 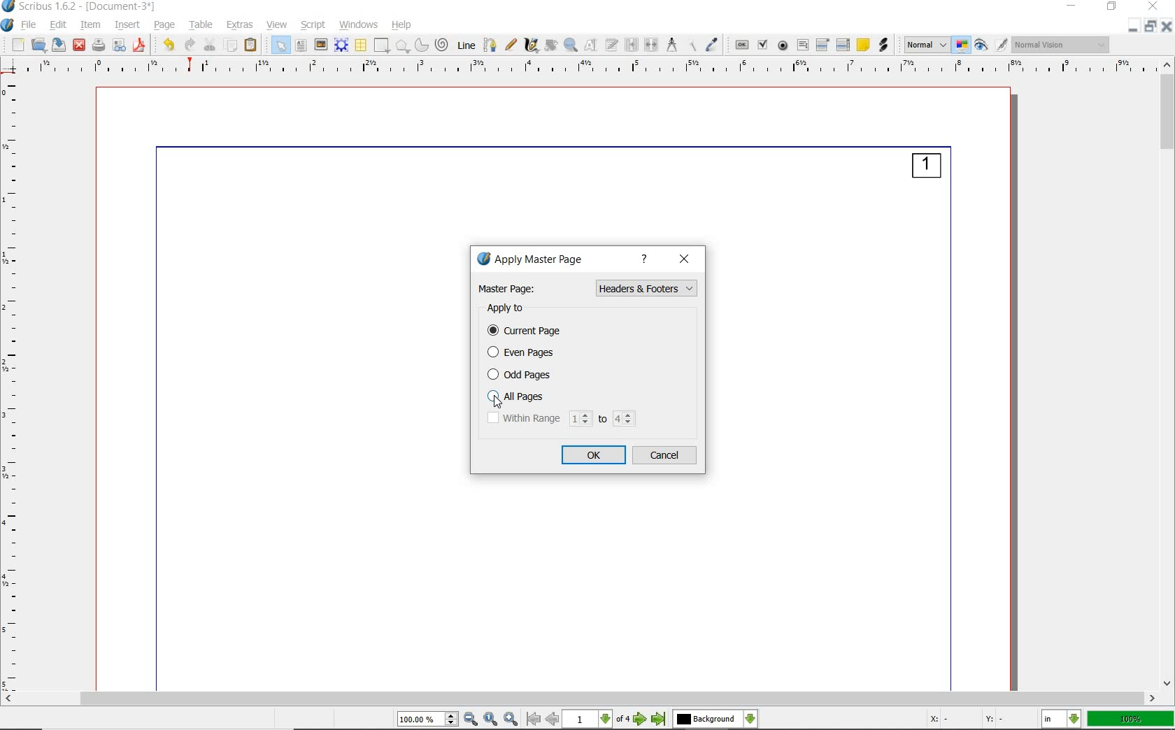 I want to click on go to previous page, so click(x=553, y=720).